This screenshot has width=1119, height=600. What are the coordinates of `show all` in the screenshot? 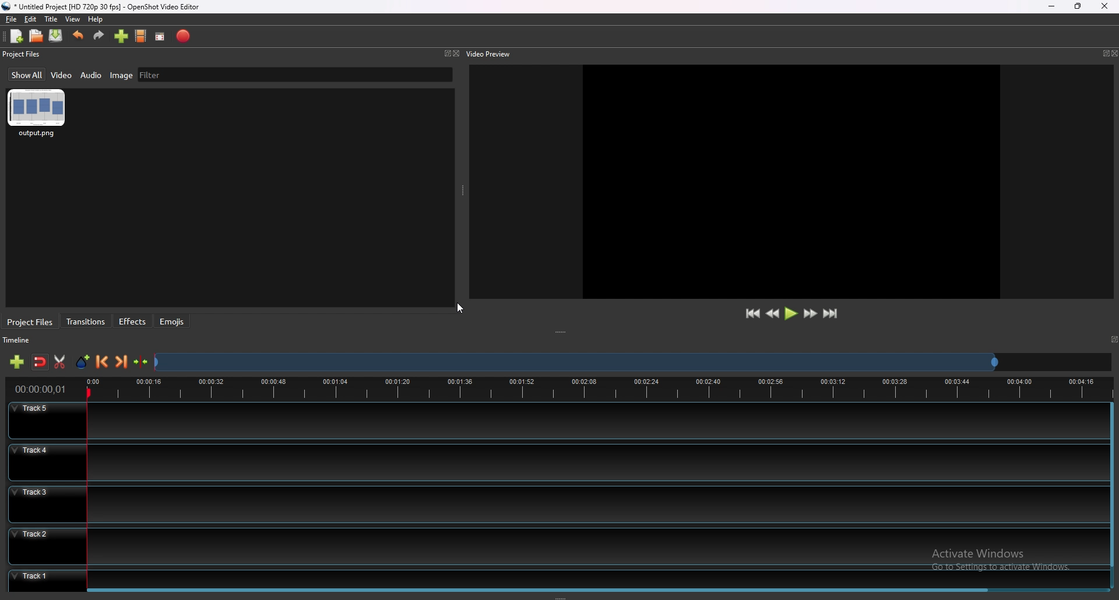 It's located at (28, 74).